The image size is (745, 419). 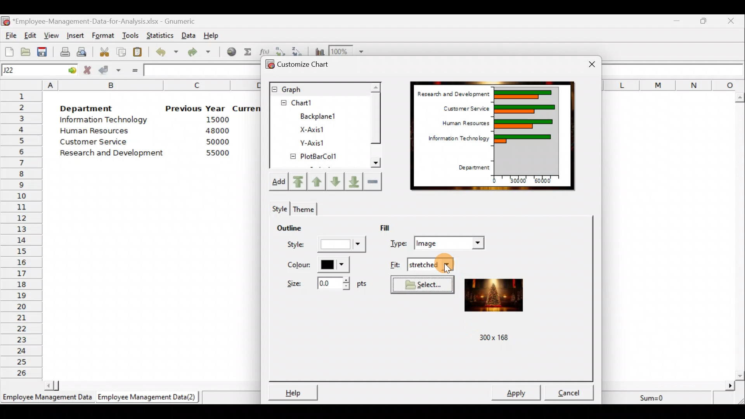 What do you see at coordinates (569, 391) in the screenshot?
I see `Cancel` at bounding box center [569, 391].